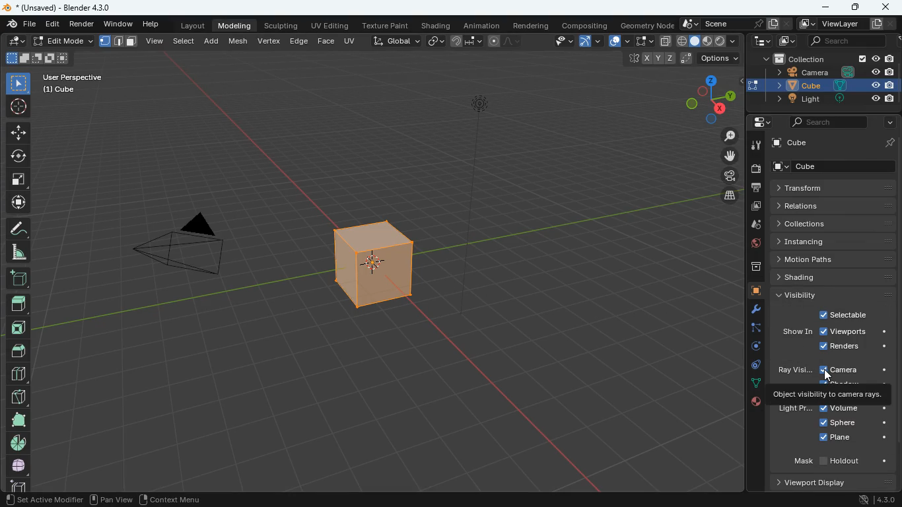 The height and width of the screenshot is (507, 902). What do you see at coordinates (793, 370) in the screenshot?
I see `ray vision` at bounding box center [793, 370].